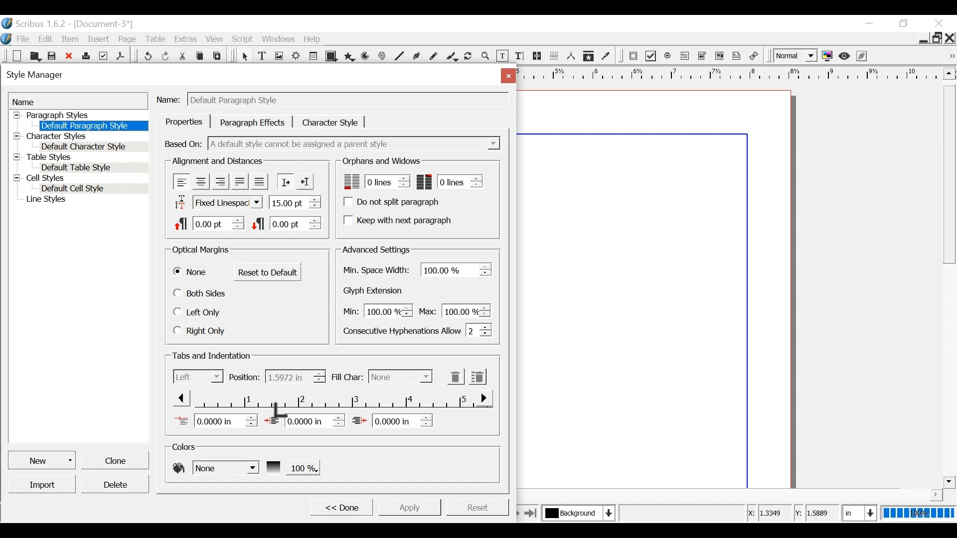 This screenshot has width=957, height=538. What do you see at coordinates (571, 56) in the screenshot?
I see `Measurements` at bounding box center [571, 56].